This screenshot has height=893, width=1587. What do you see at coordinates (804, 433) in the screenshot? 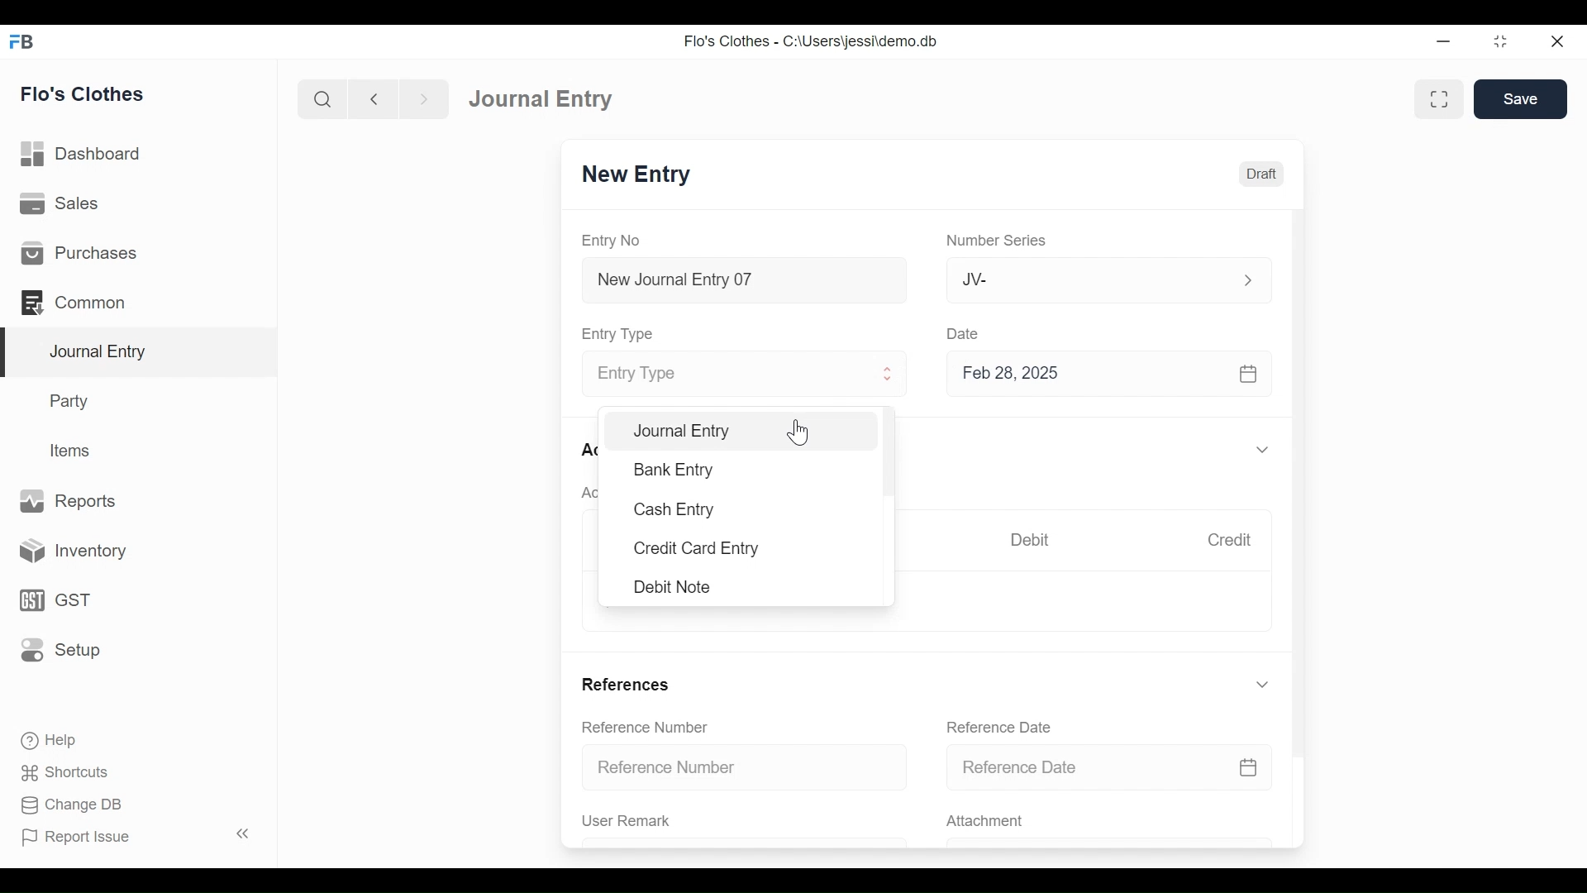
I see `Cursor` at bounding box center [804, 433].